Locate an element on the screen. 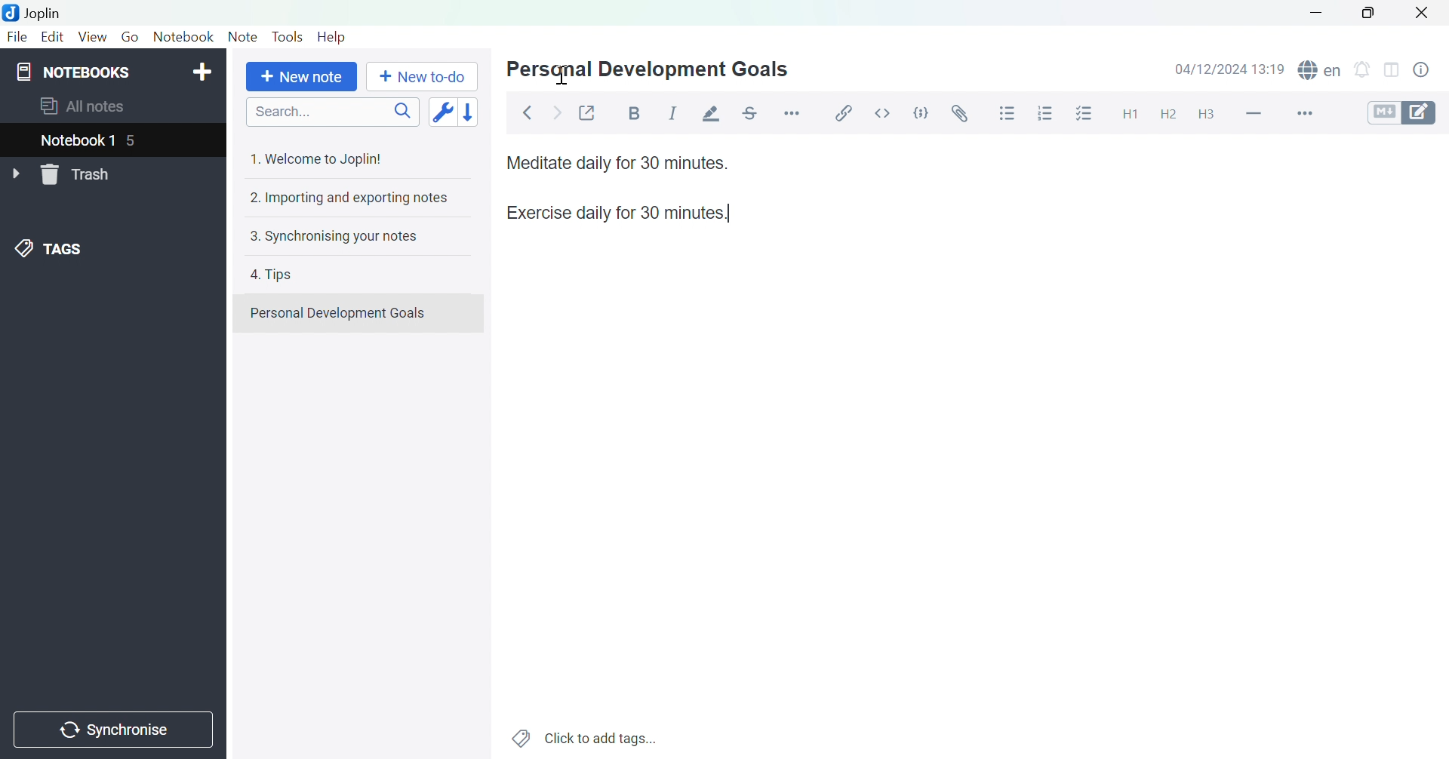 The width and height of the screenshot is (1449, 759). Numbered list is located at coordinates (1044, 114).